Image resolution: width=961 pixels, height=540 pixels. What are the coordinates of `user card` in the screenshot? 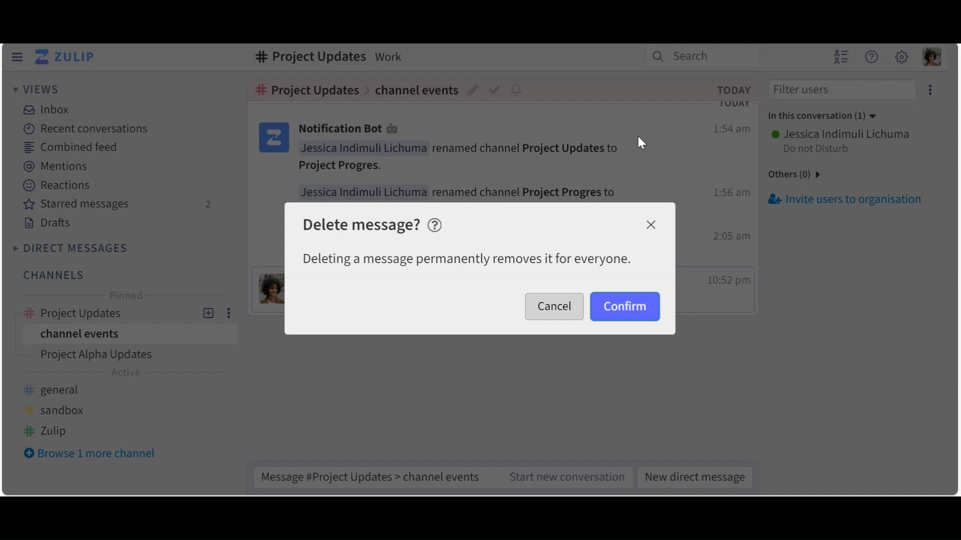 It's located at (273, 137).